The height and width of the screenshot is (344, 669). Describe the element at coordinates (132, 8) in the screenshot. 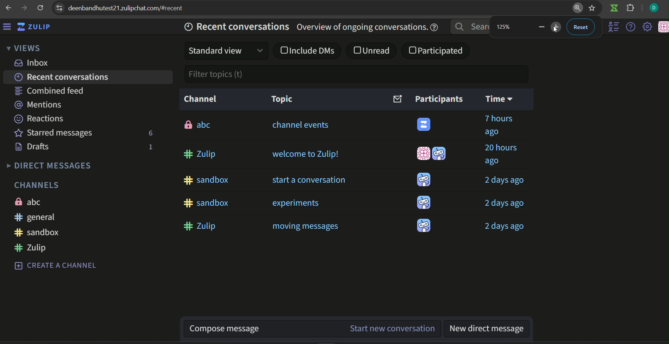

I see `browser` at that location.